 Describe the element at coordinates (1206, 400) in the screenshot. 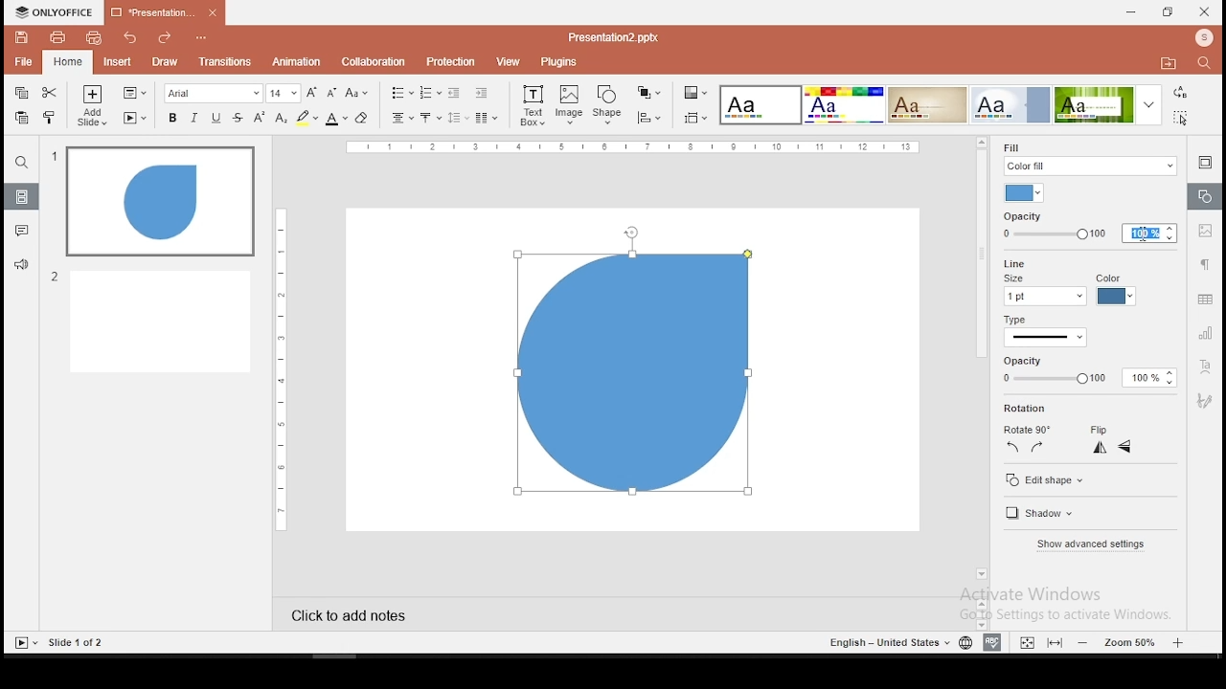

I see `` at that location.